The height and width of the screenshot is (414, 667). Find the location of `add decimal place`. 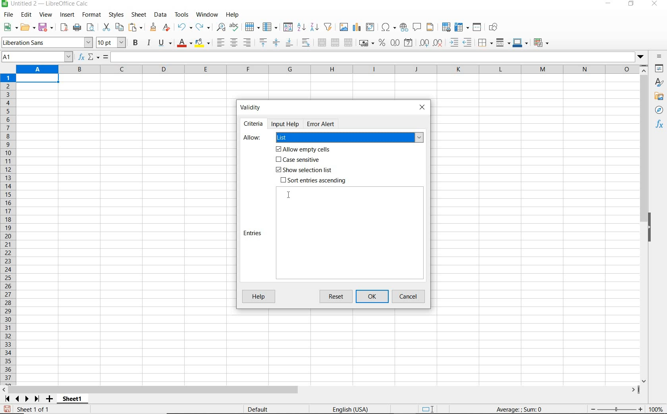

add decimal place is located at coordinates (424, 43).